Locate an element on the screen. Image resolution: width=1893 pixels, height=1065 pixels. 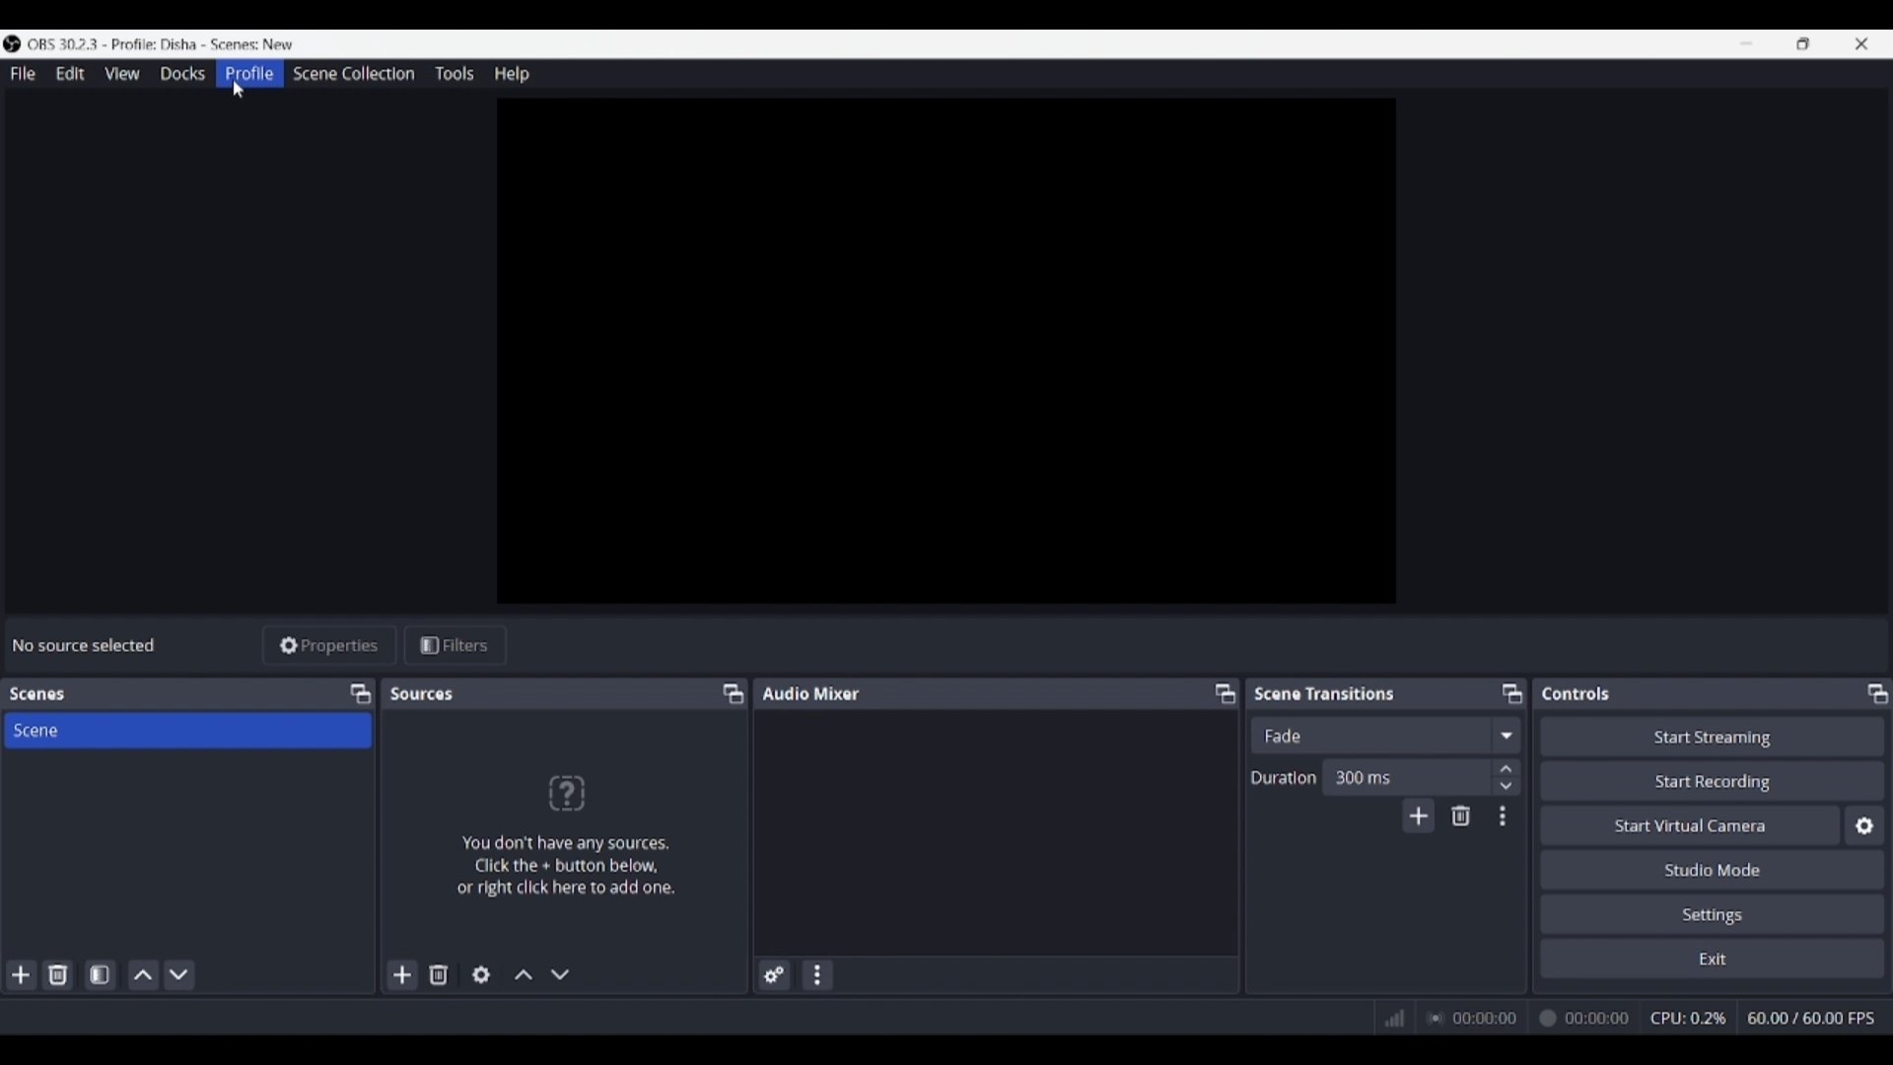
Click on profile menu is located at coordinates (238, 89).